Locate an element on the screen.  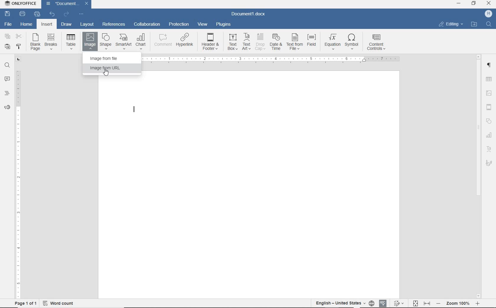
ruler is located at coordinates (265, 60).